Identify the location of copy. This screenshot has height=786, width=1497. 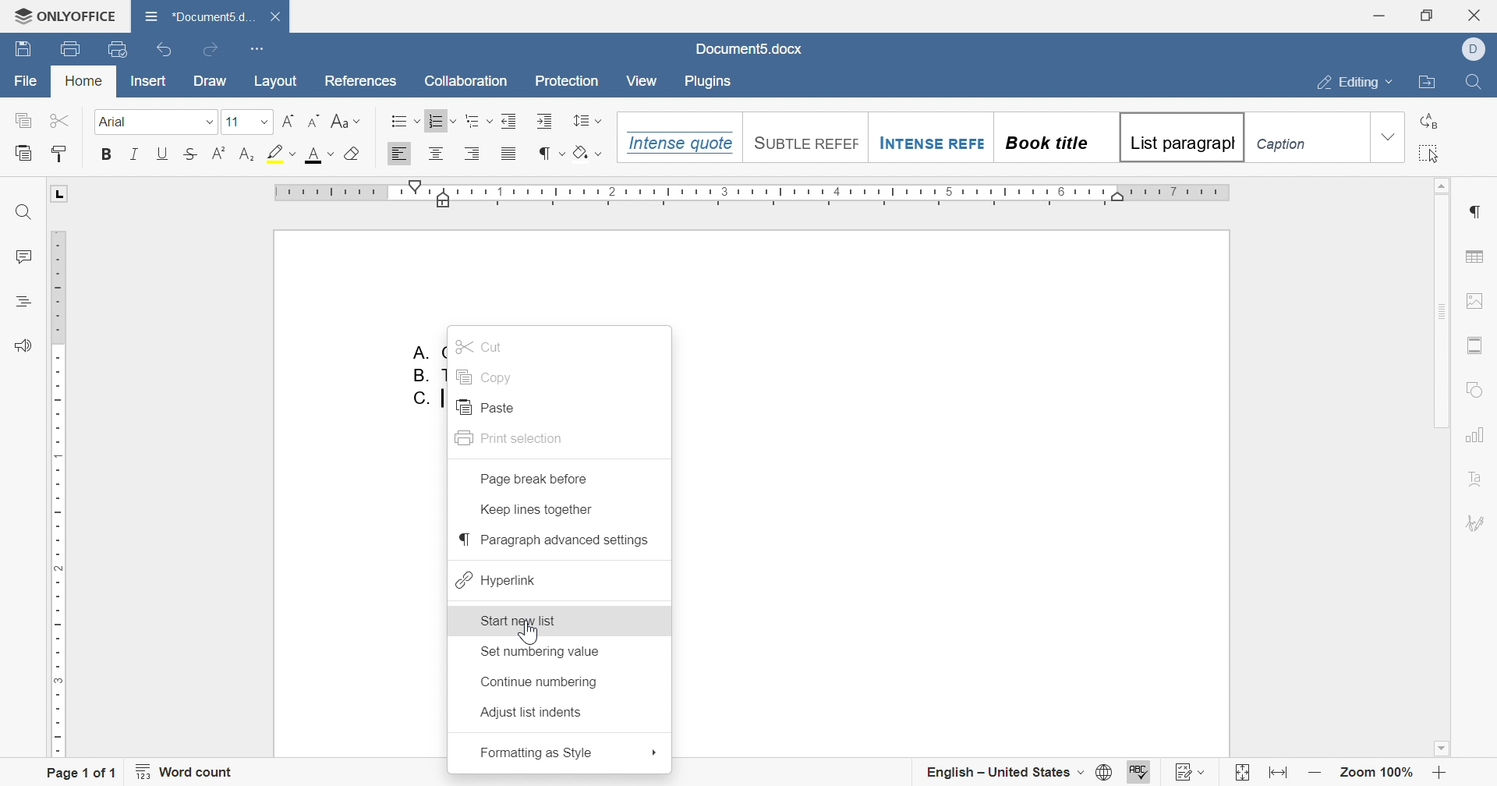
(484, 377).